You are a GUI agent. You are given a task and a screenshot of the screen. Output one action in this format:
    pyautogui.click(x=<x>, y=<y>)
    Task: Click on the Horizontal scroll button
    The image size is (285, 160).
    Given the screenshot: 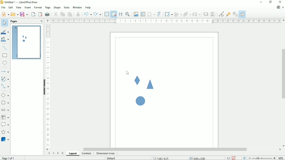 What is the action you would take?
    pyautogui.click(x=47, y=149)
    